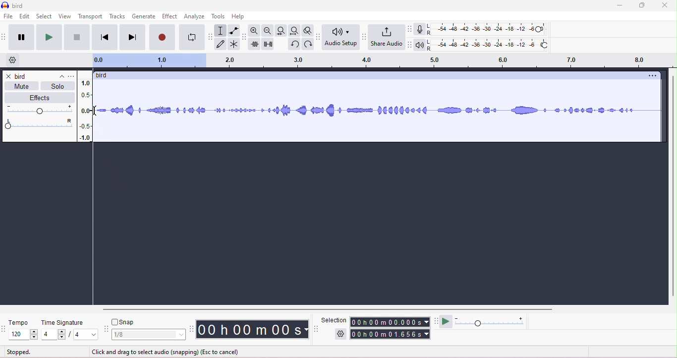 The image size is (677, 358). Describe the element at coordinates (423, 44) in the screenshot. I see `playback meter` at that location.